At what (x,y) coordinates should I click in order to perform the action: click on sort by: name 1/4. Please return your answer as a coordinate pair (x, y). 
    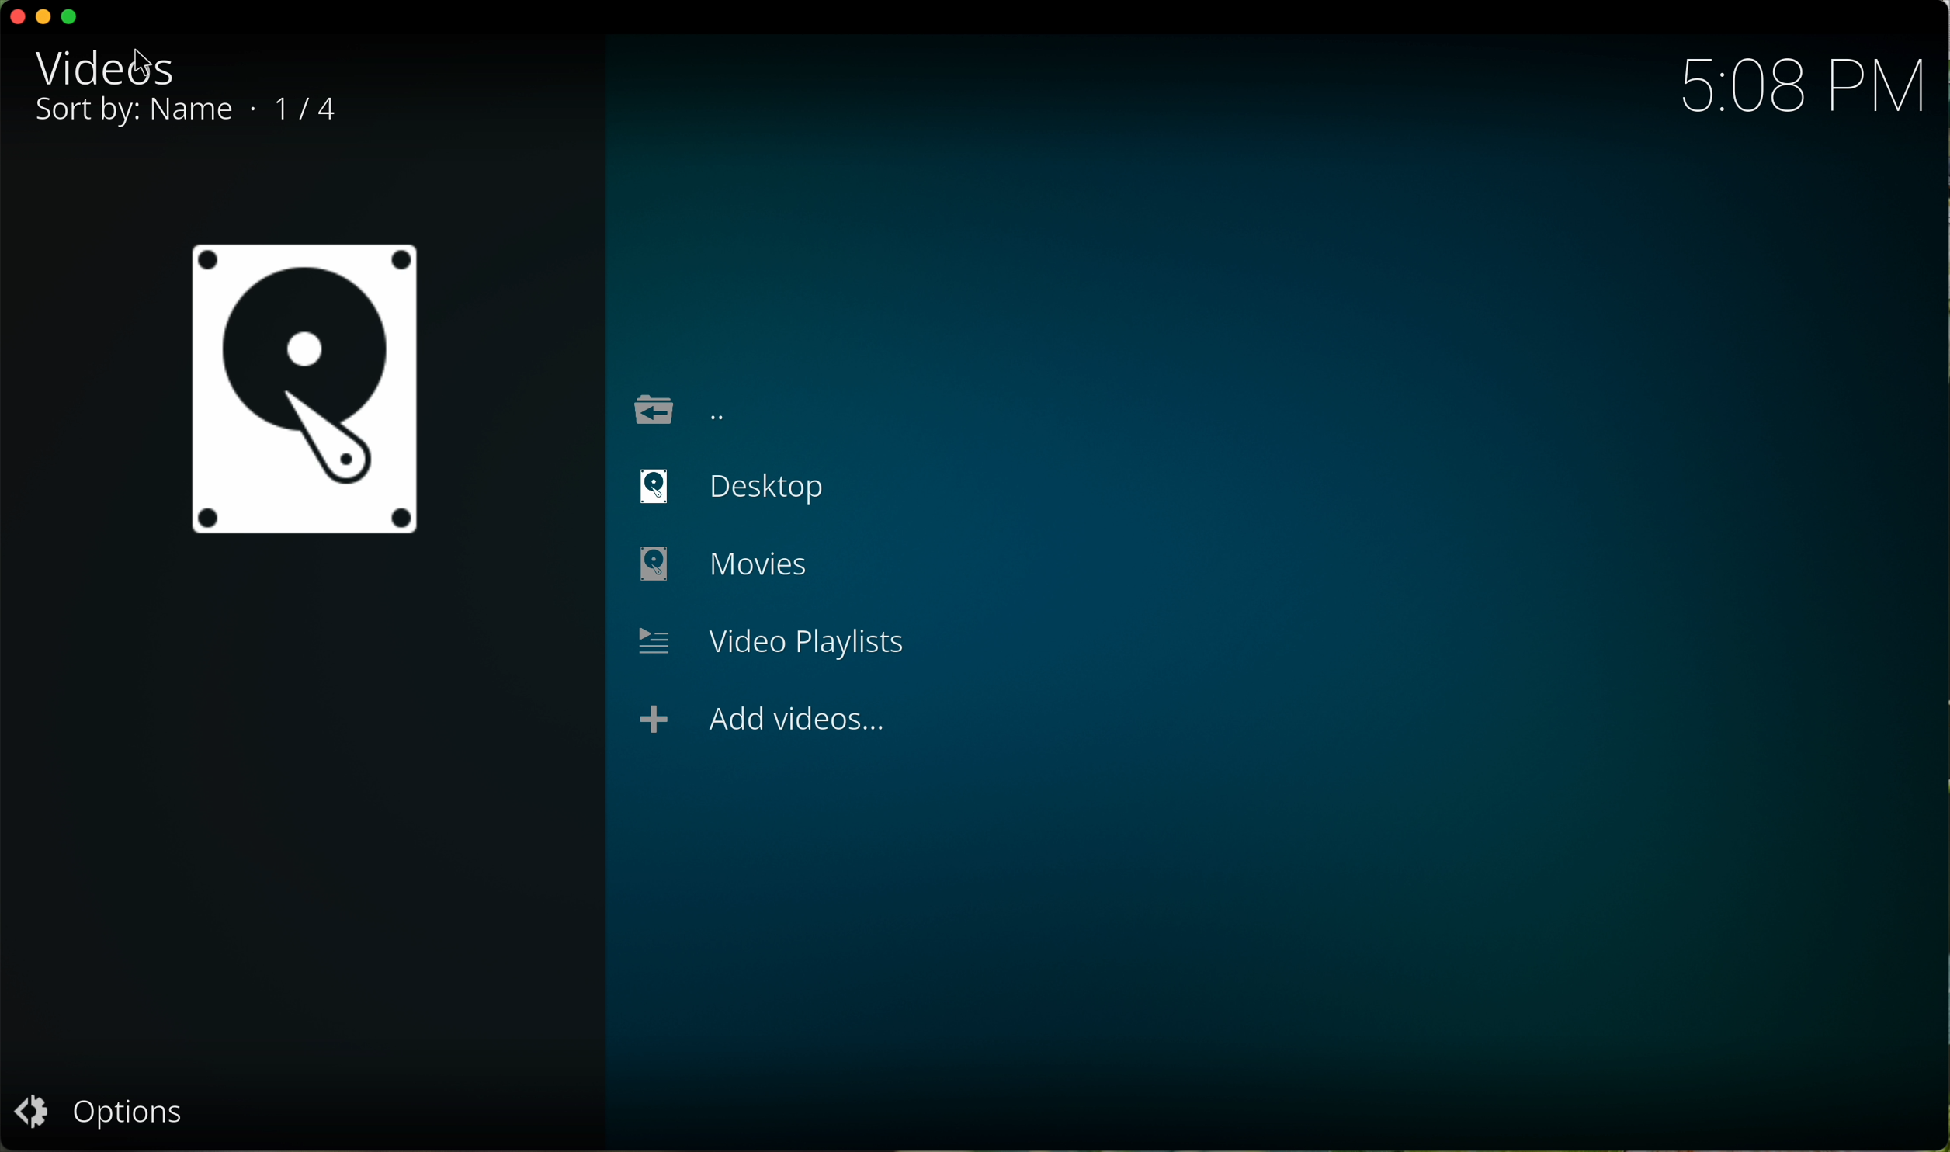
    Looking at the image, I should click on (196, 113).